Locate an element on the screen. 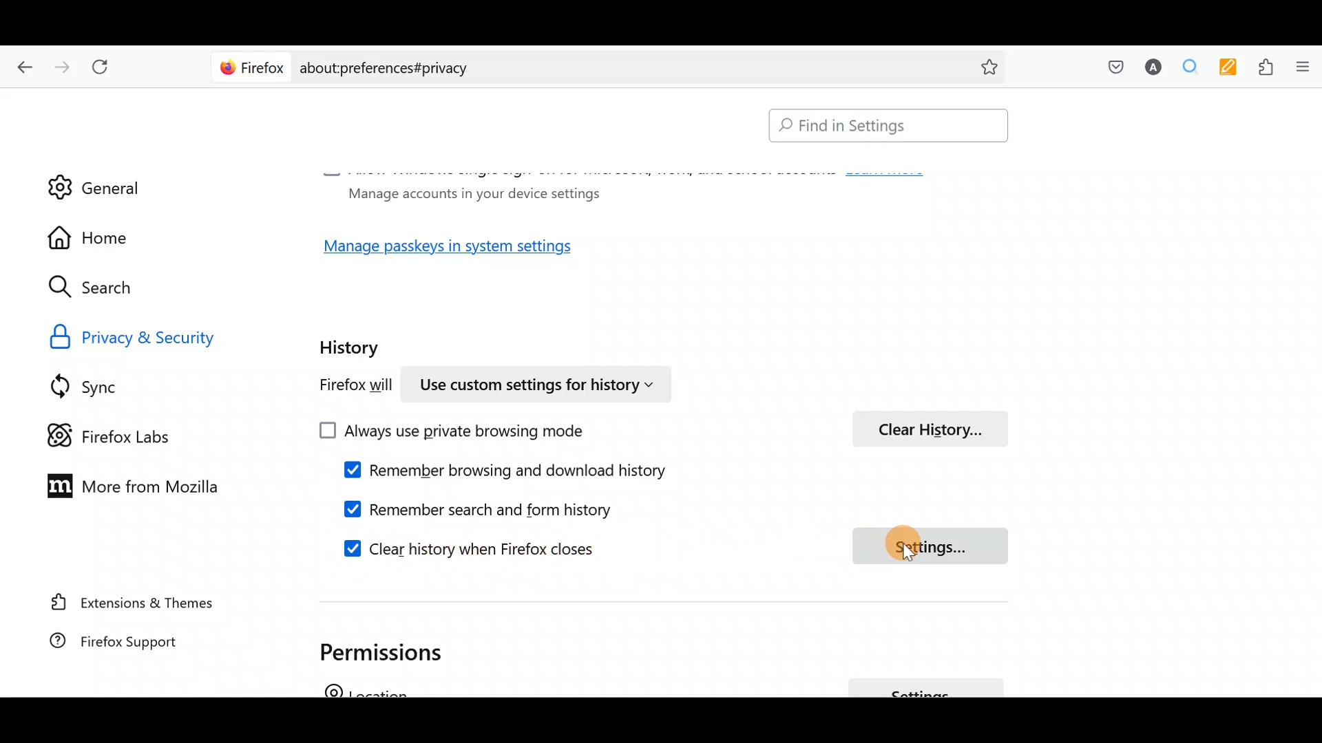  Manage accounts in your device settings is located at coordinates (470, 193).